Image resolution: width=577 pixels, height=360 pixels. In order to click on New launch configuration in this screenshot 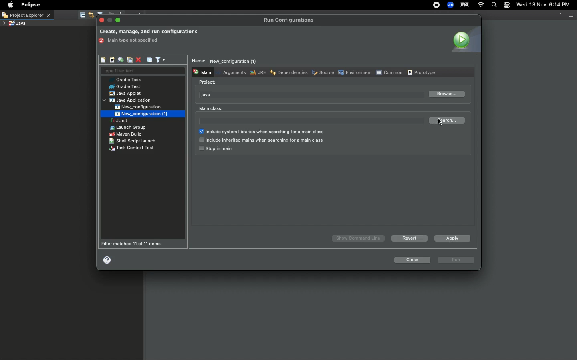, I will do `click(104, 60)`.